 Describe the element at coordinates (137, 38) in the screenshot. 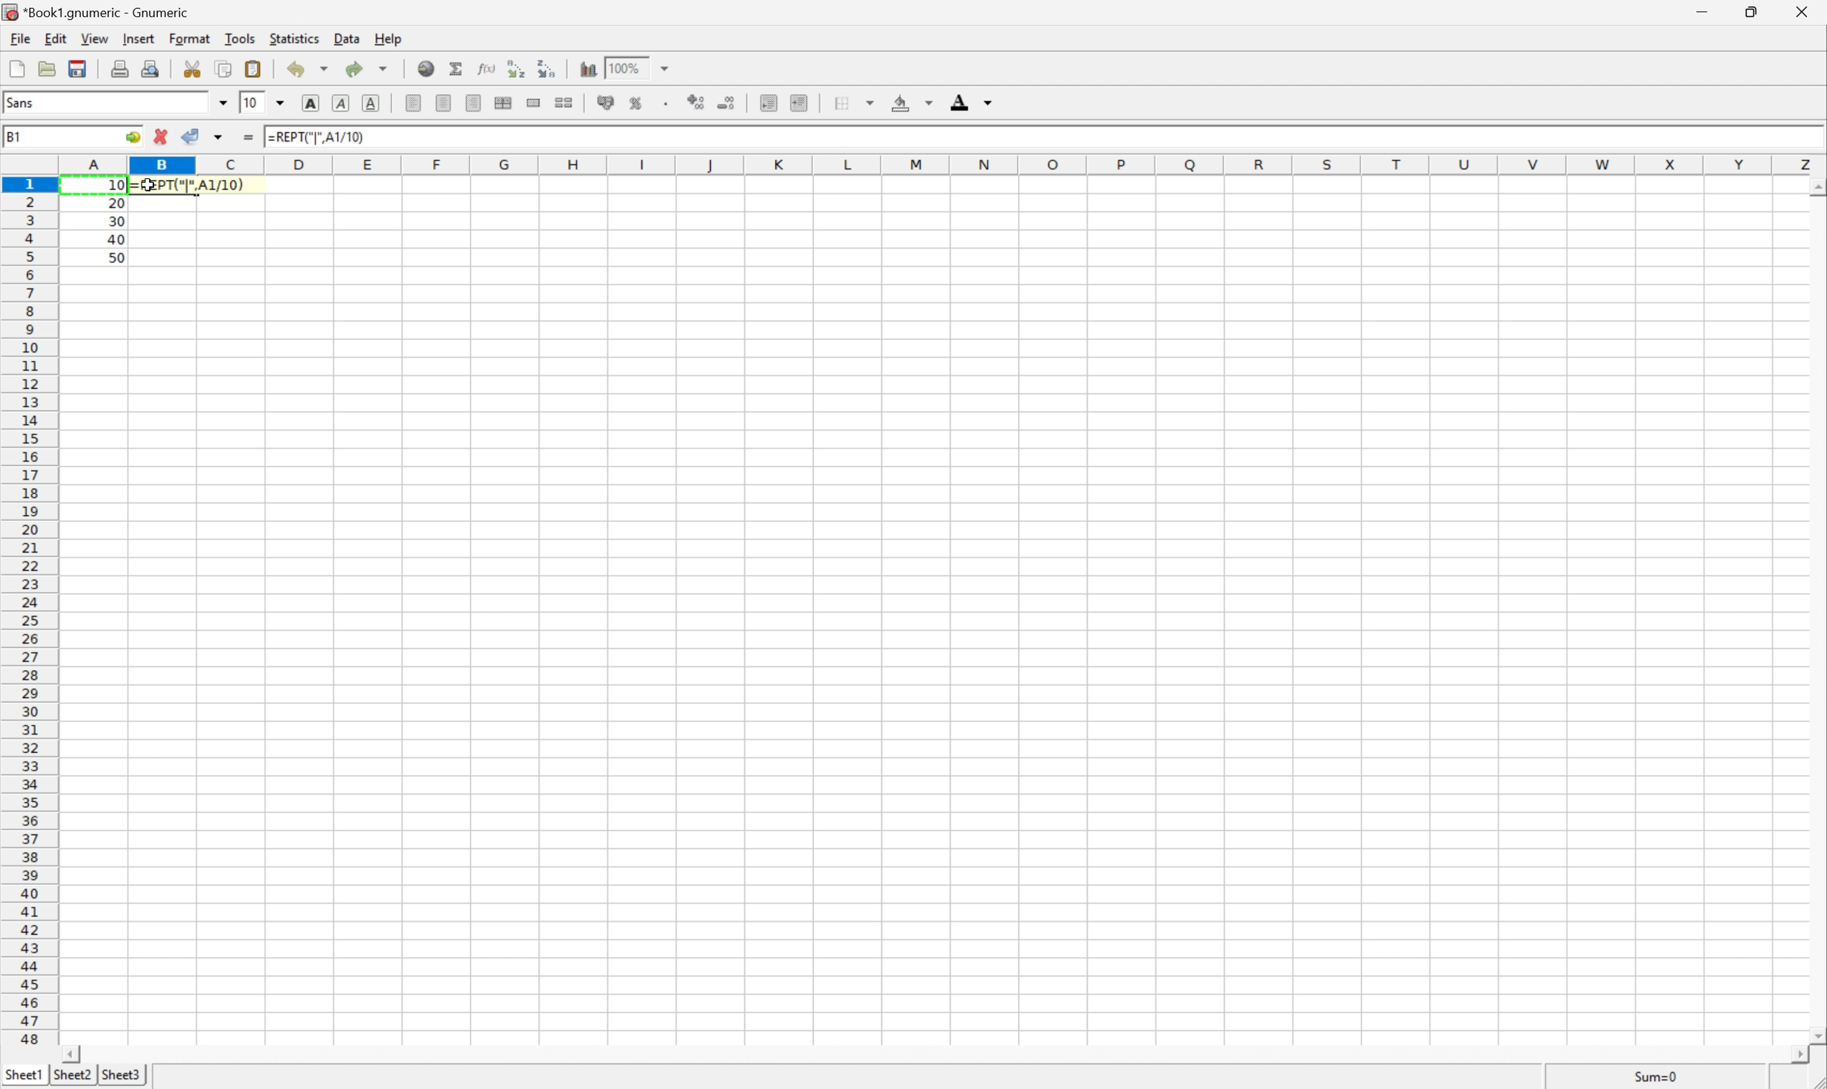

I see `Insert` at that location.